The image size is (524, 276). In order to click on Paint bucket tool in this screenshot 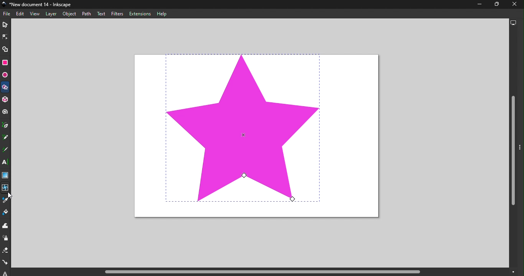, I will do `click(6, 214)`.